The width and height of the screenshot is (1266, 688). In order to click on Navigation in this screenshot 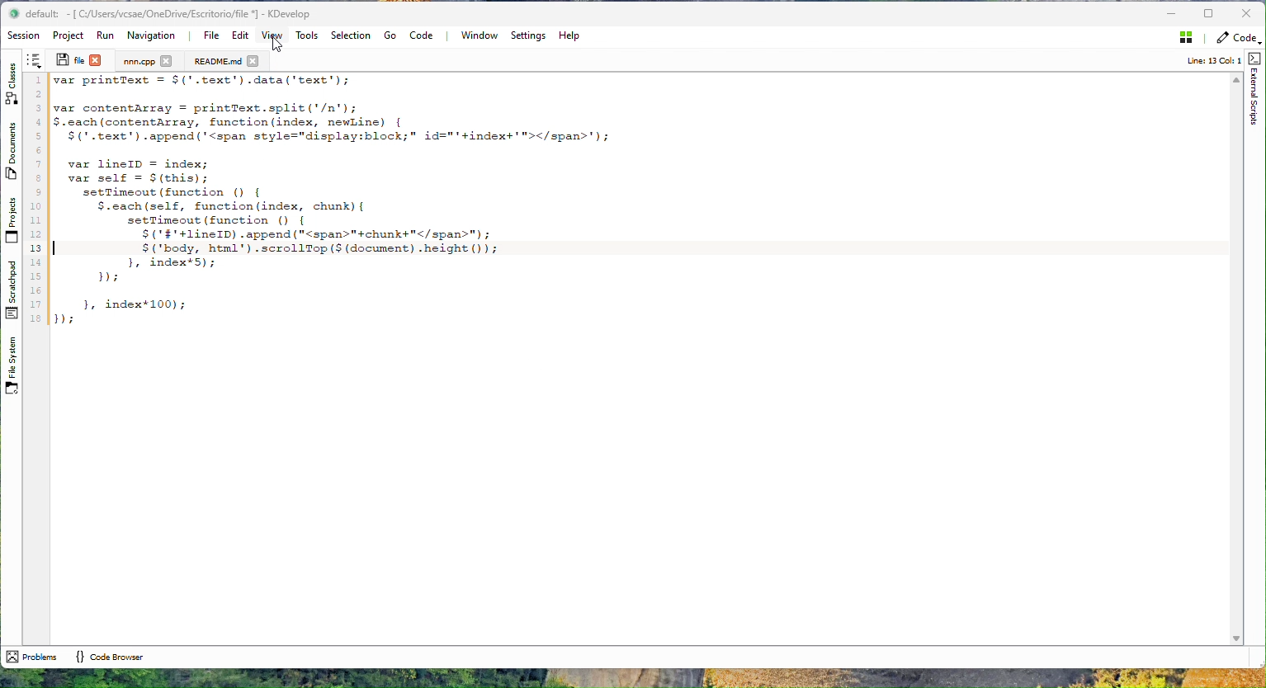, I will do `click(153, 35)`.